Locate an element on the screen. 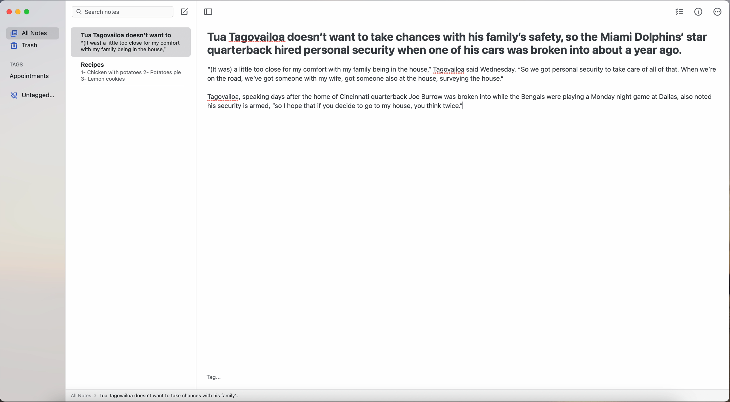 Image resolution: width=730 pixels, height=402 pixels. minimize Simplenote is located at coordinates (19, 12).